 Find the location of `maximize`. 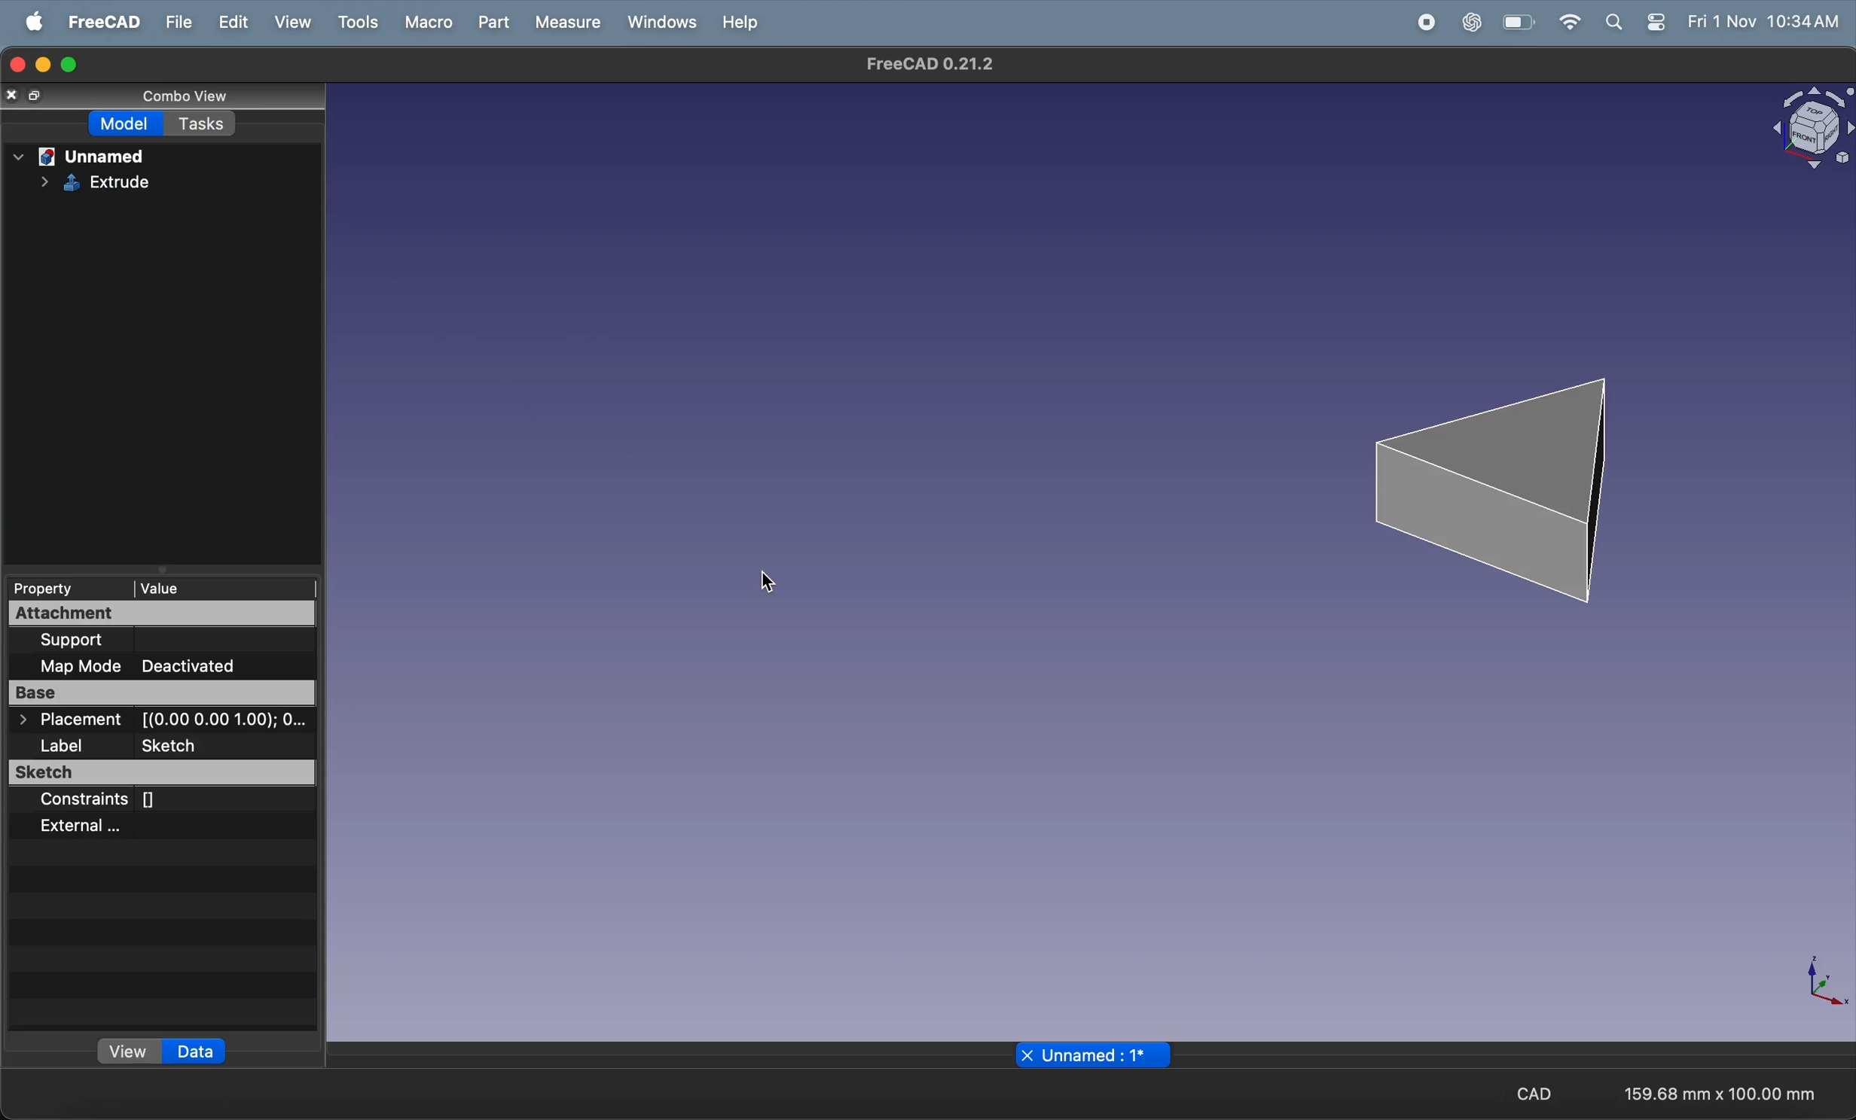

maximize is located at coordinates (70, 63).